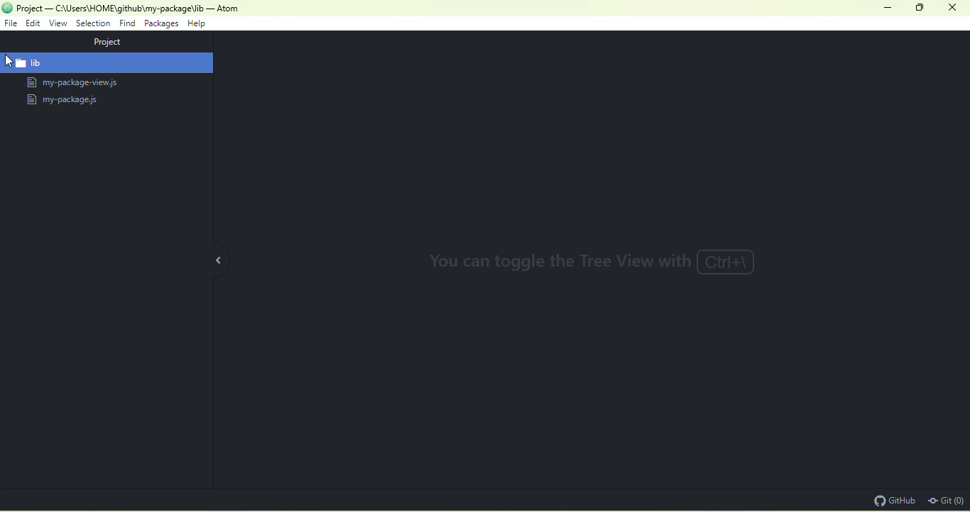  Describe the element at coordinates (223, 9) in the screenshot. I see `- Atom` at that location.